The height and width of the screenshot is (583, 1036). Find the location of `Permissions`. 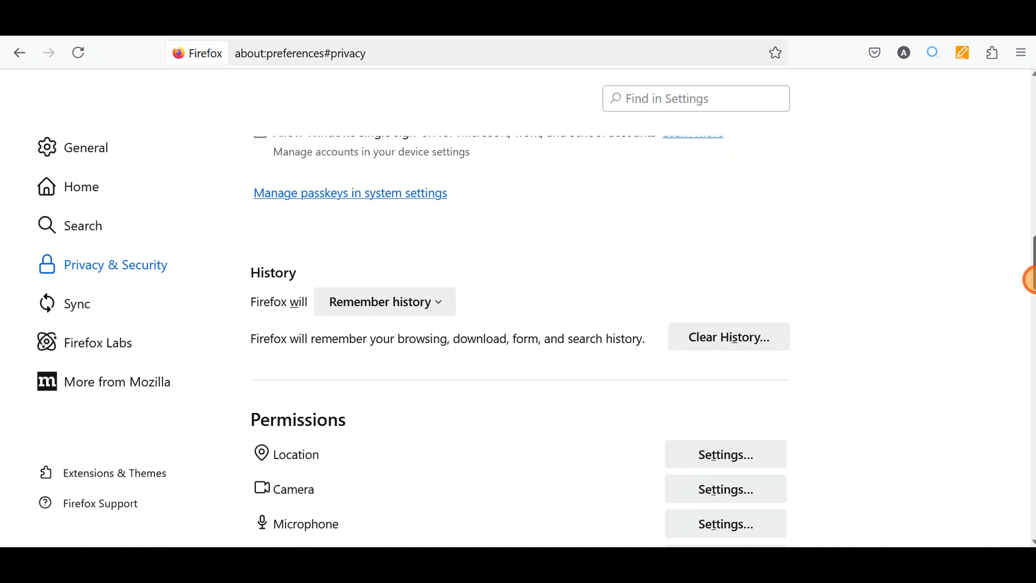

Permissions is located at coordinates (287, 419).